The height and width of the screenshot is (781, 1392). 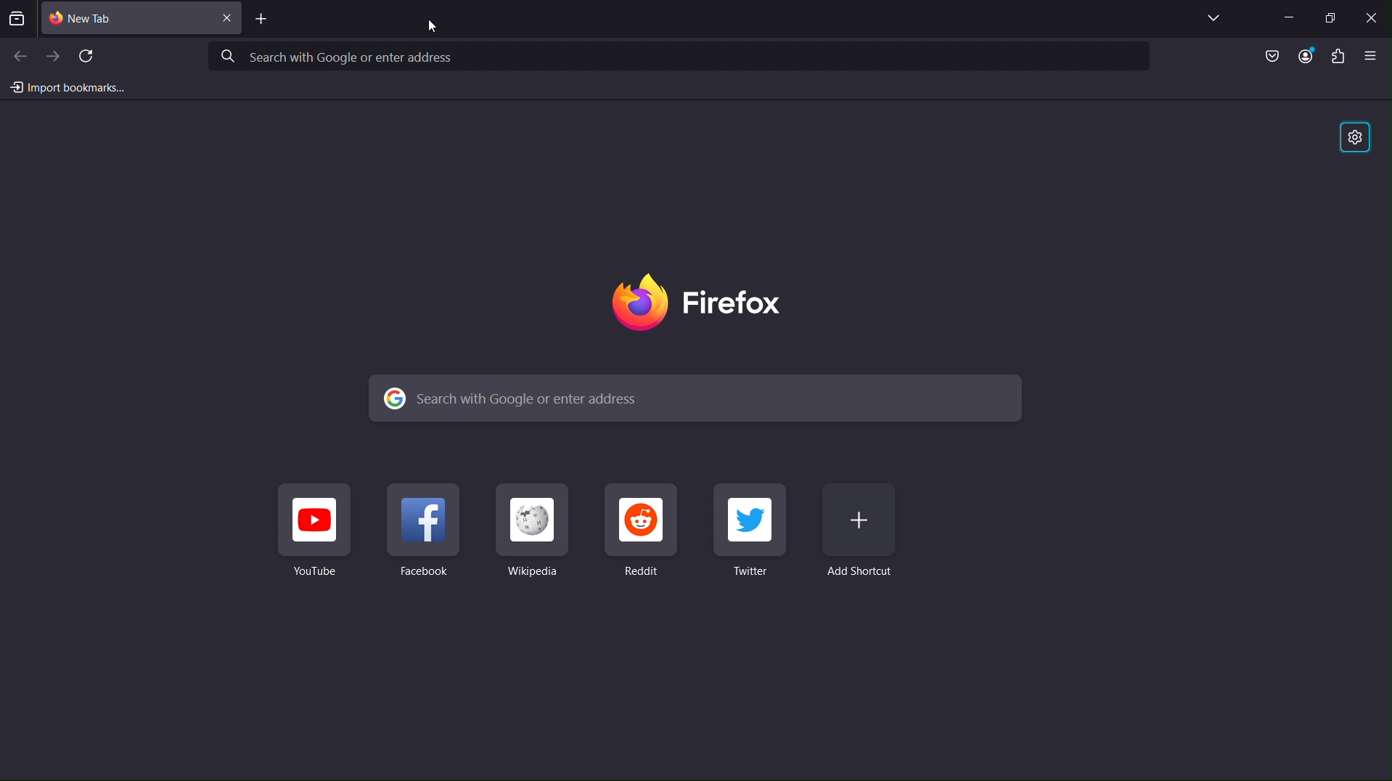 I want to click on Show Application Menu, so click(x=1375, y=56).